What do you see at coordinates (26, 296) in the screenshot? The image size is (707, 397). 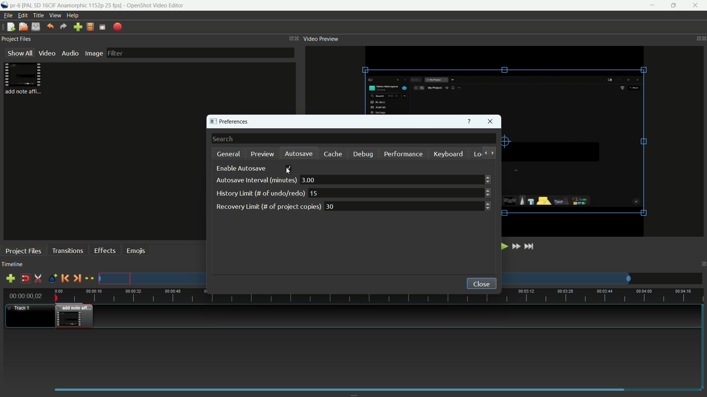 I see `current time` at bounding box center [26, 296].